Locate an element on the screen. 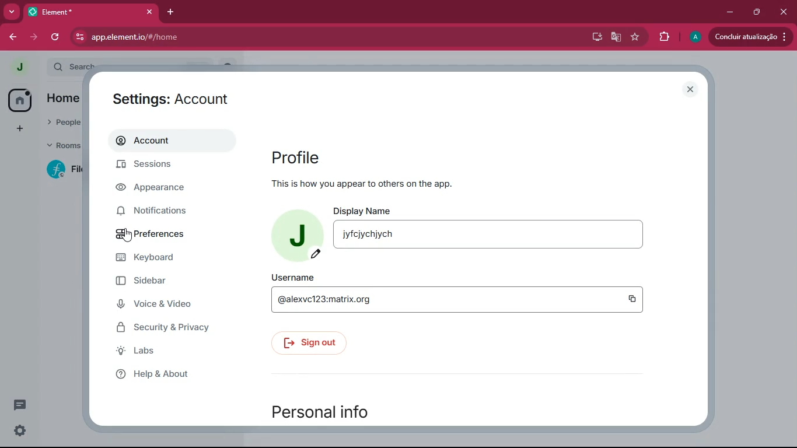  minimize is located at coordinates (730, 12).